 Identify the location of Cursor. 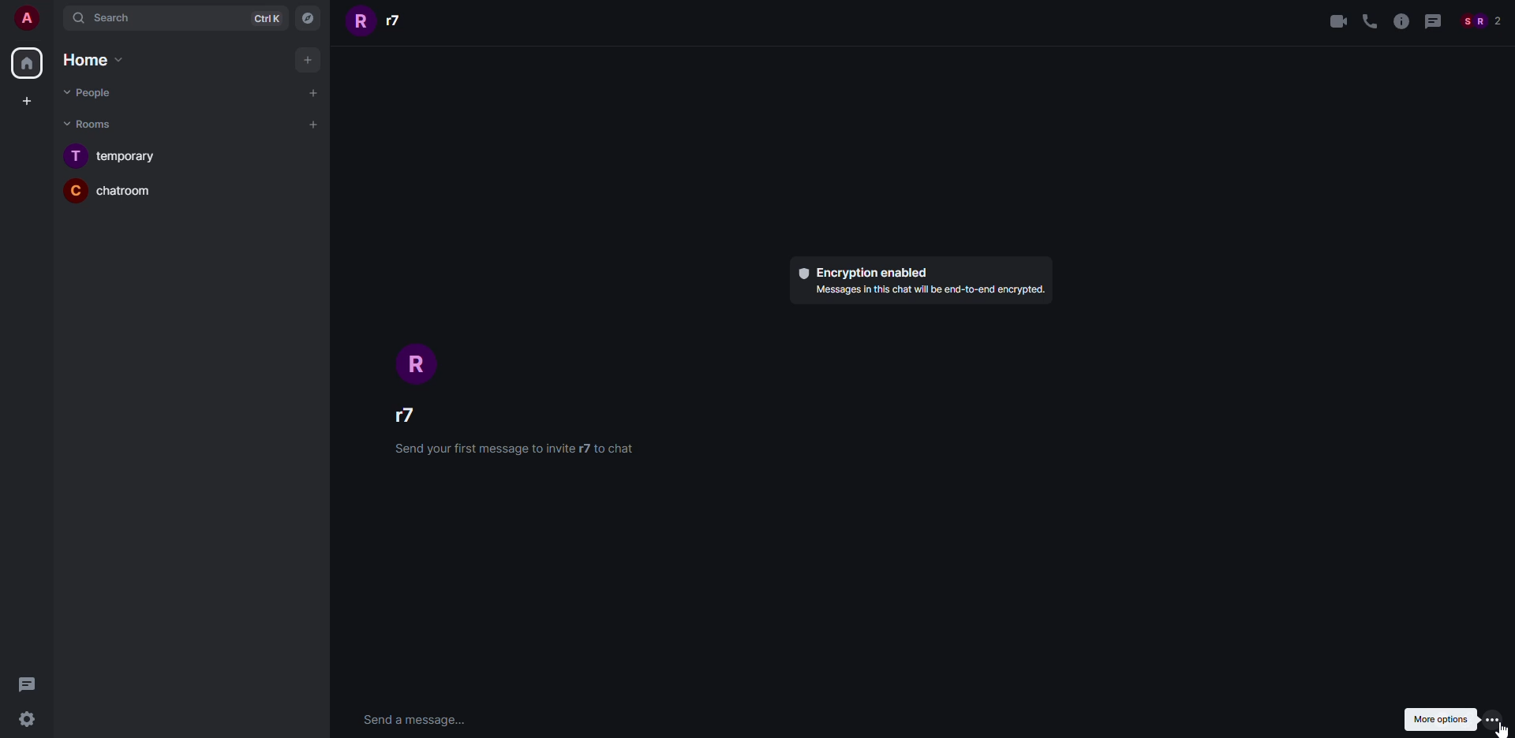
(1502, 729).